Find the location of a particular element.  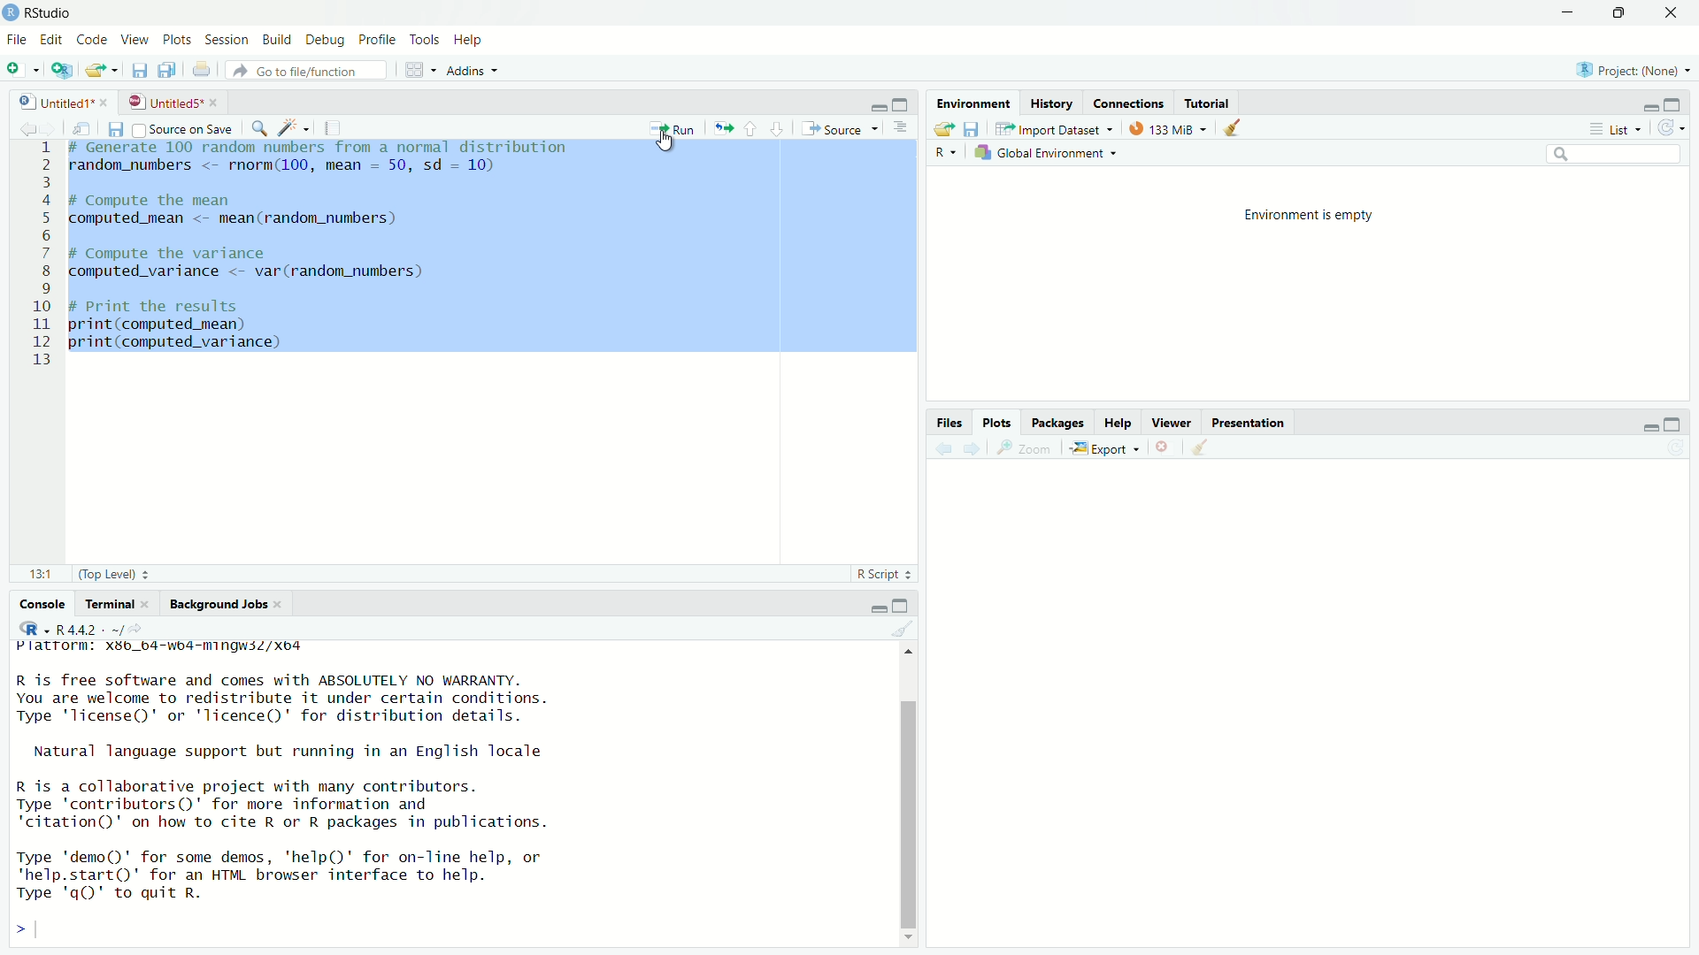

plots is located at coordinates (179, 41).